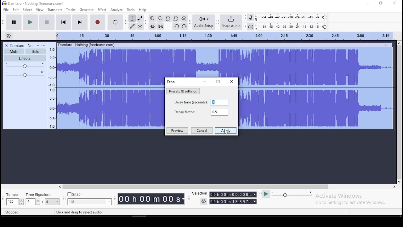 The width and height of the screenshot is (403, 227). What do you see at coordinates (131, 10) in the screenshot?
I see `tools` at bounding box center [131, 10].